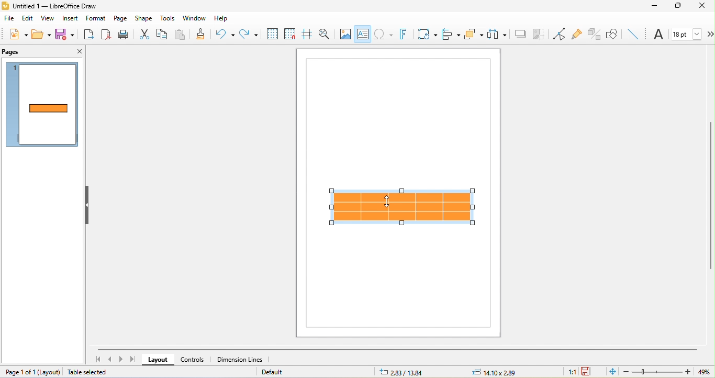  What do you see at coordinates (70, 19) in the screenshot?
I see `insert` at bounding box center [70, 19].